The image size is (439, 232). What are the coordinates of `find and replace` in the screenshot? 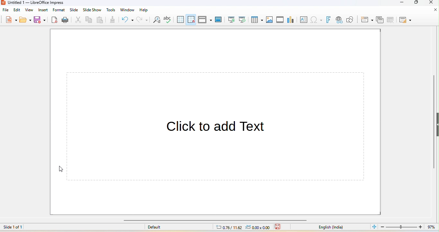 It's located at (157, 20).